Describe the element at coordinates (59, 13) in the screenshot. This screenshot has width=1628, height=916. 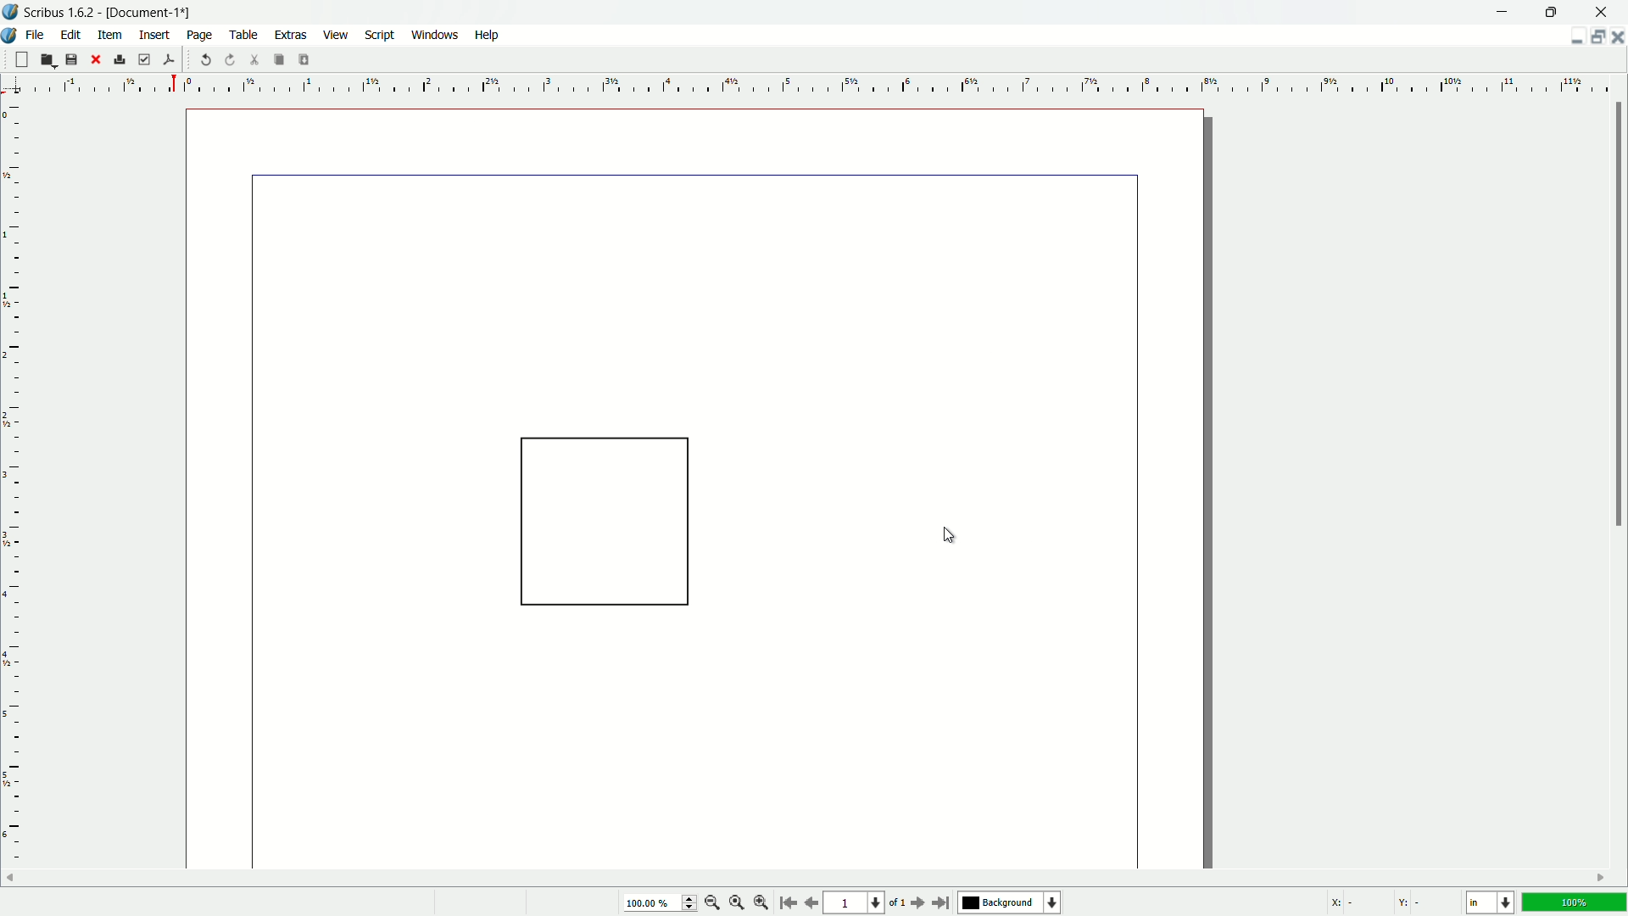
I see `app name` at that location.